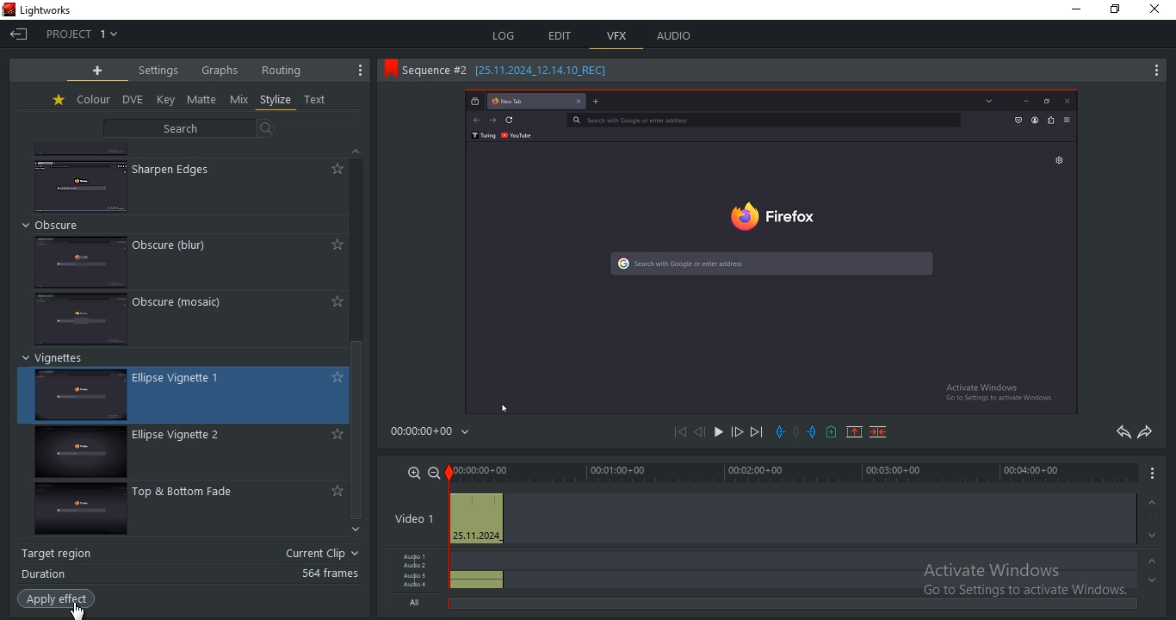 This screenshot has height=620, width=1176. What do you see at coordinates (194, 493) in the screenshot?
I see `Top & bottom fade` at bounding box center [194, 493].